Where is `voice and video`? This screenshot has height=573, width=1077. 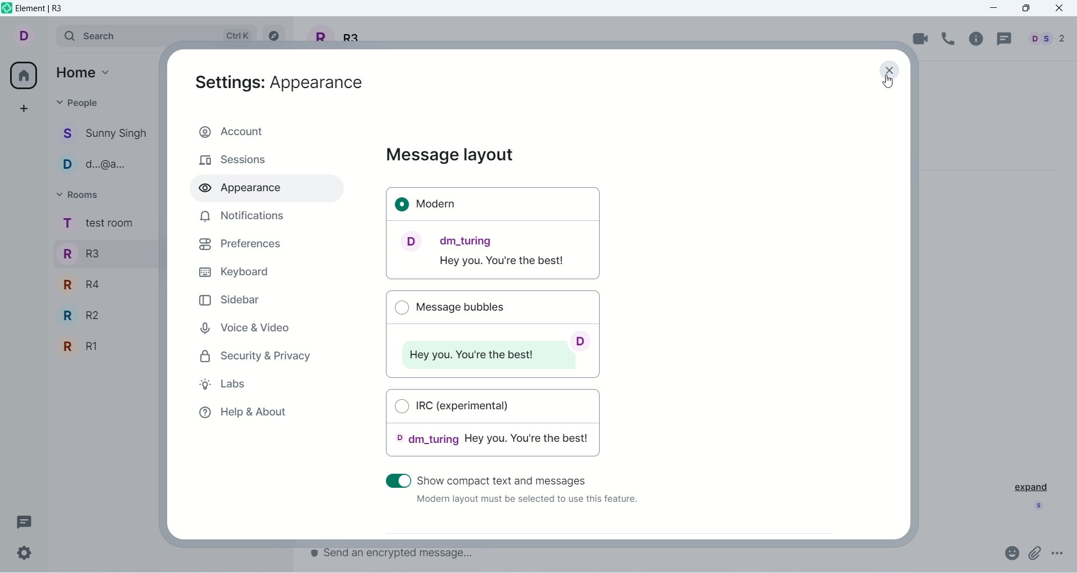
voice and video is located at coordinates (243, 326).